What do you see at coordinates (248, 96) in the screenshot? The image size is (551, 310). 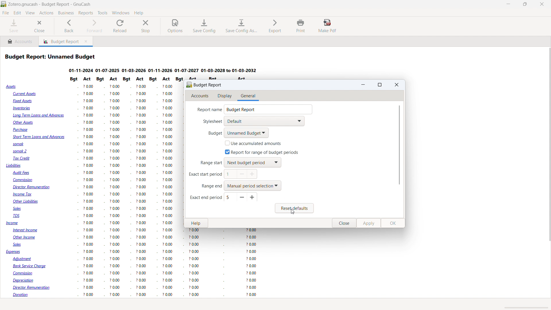 I see `general` at bounding box center [248, 96].